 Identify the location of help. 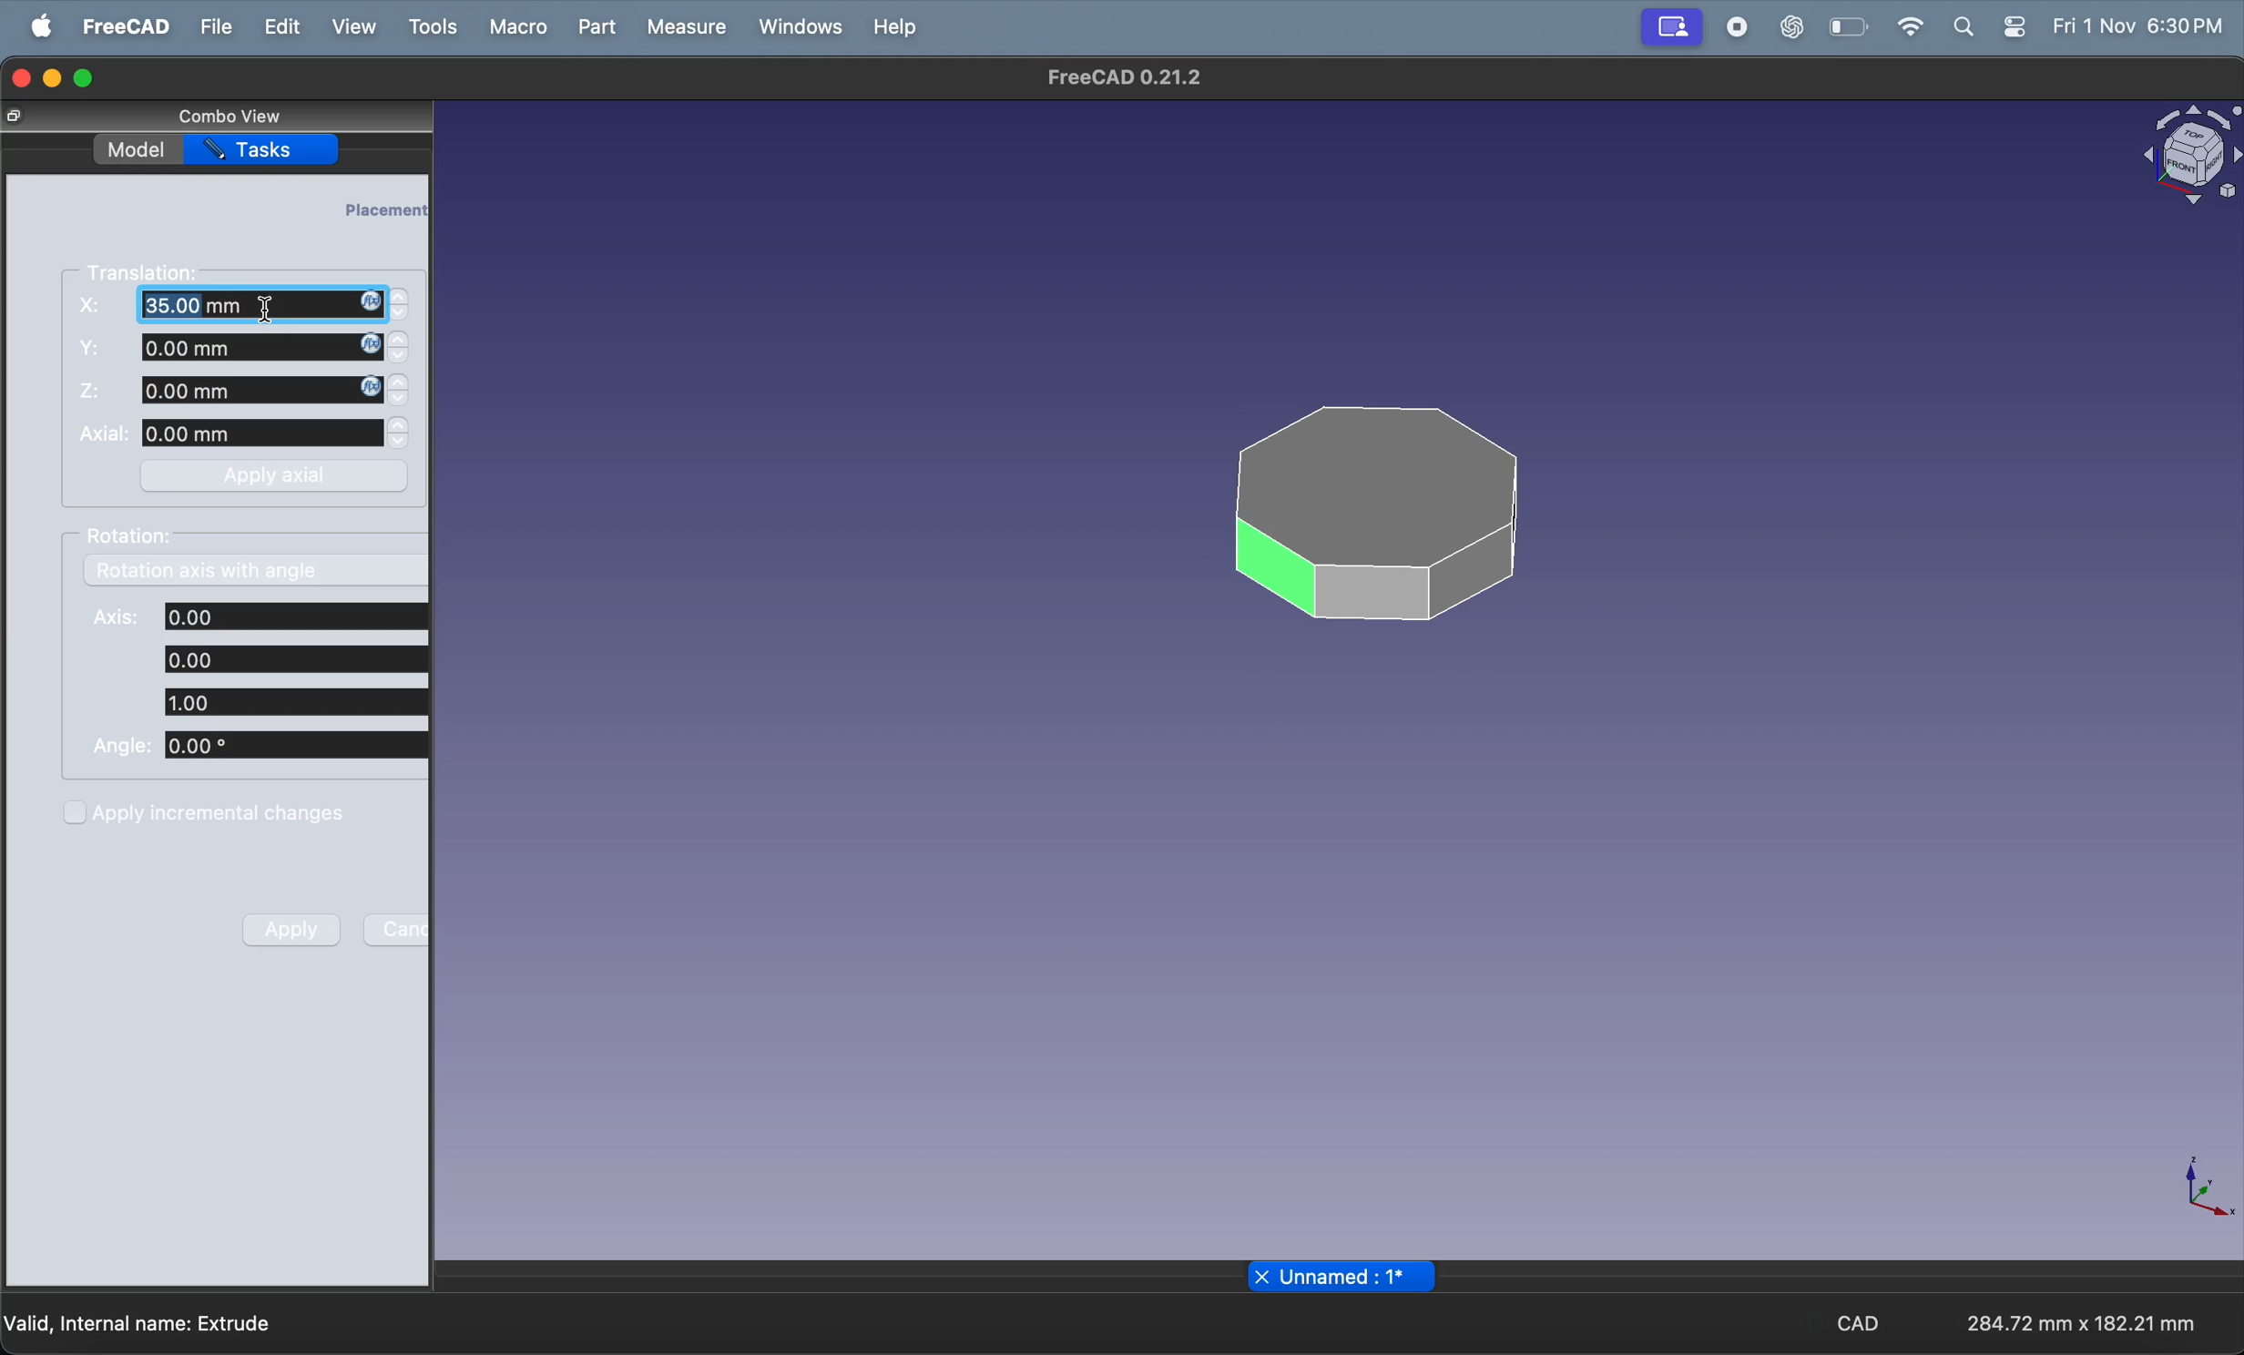
(900, 26).